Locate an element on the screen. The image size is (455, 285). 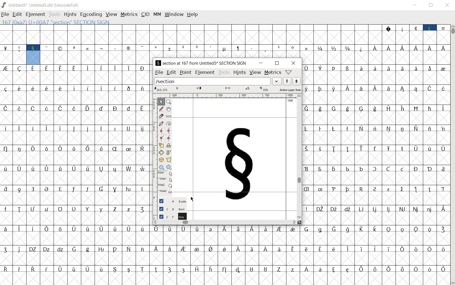
scrollbar is located at coordinates (299, 156).